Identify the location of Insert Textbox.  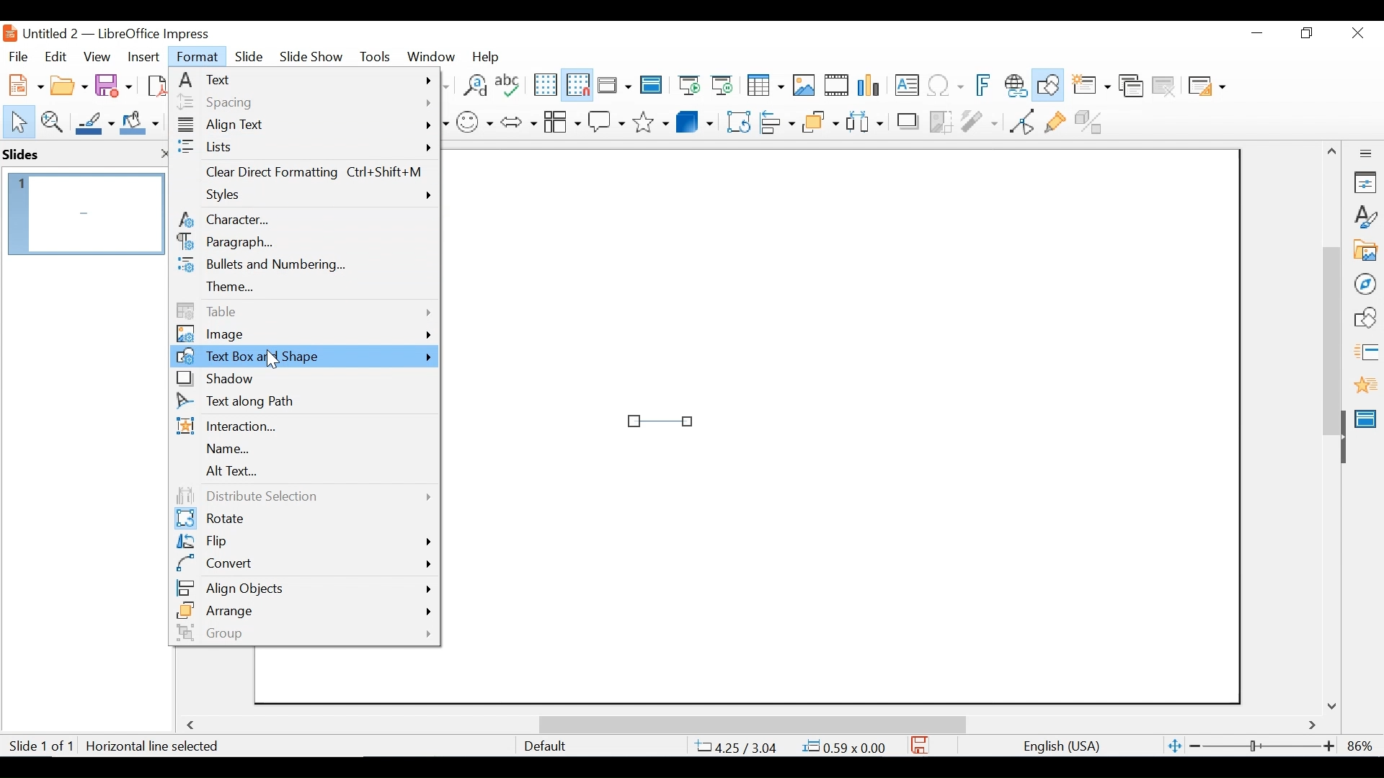
(905, 86).